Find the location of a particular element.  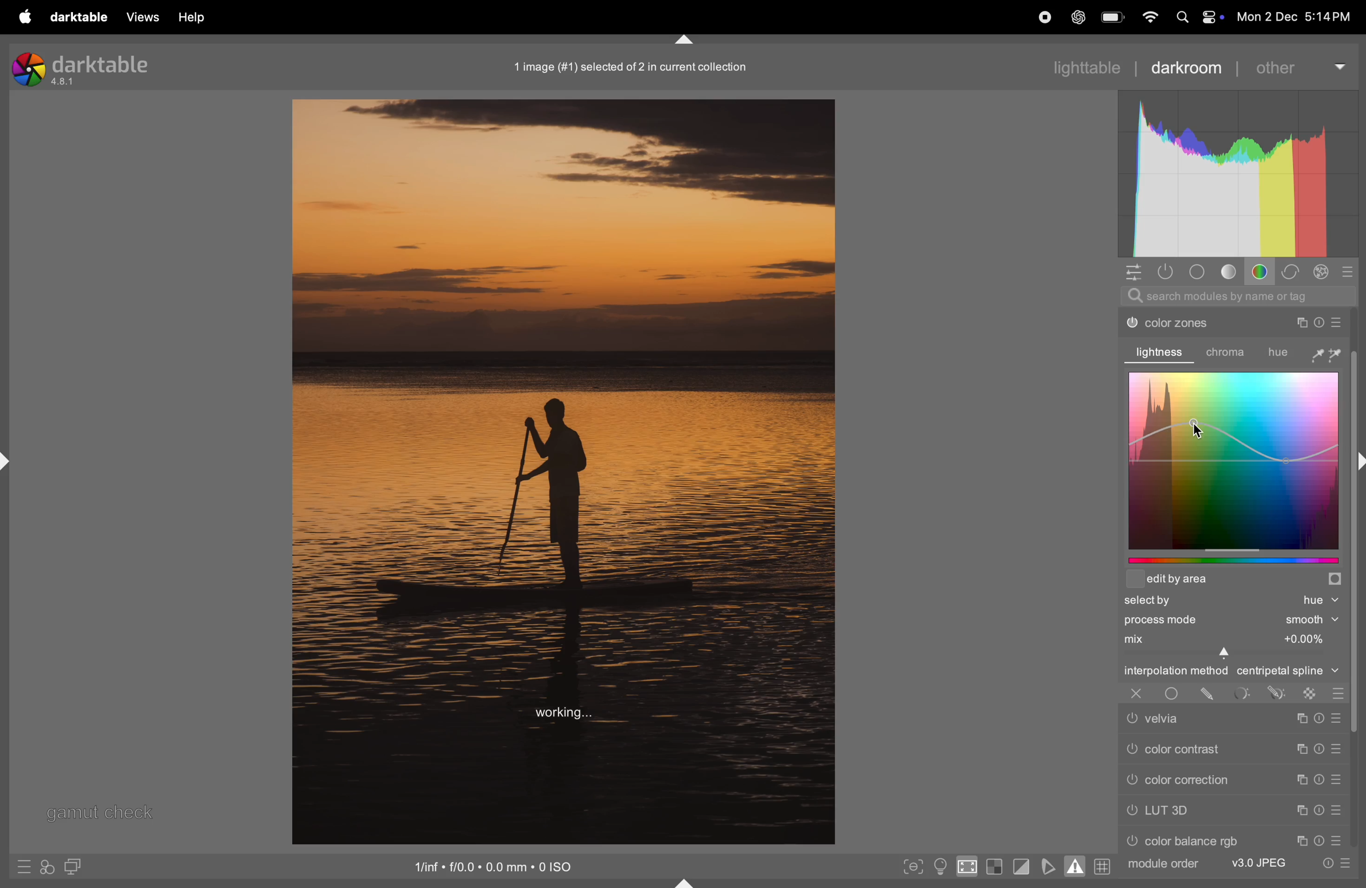

other is located at coordinates (1302, 66).